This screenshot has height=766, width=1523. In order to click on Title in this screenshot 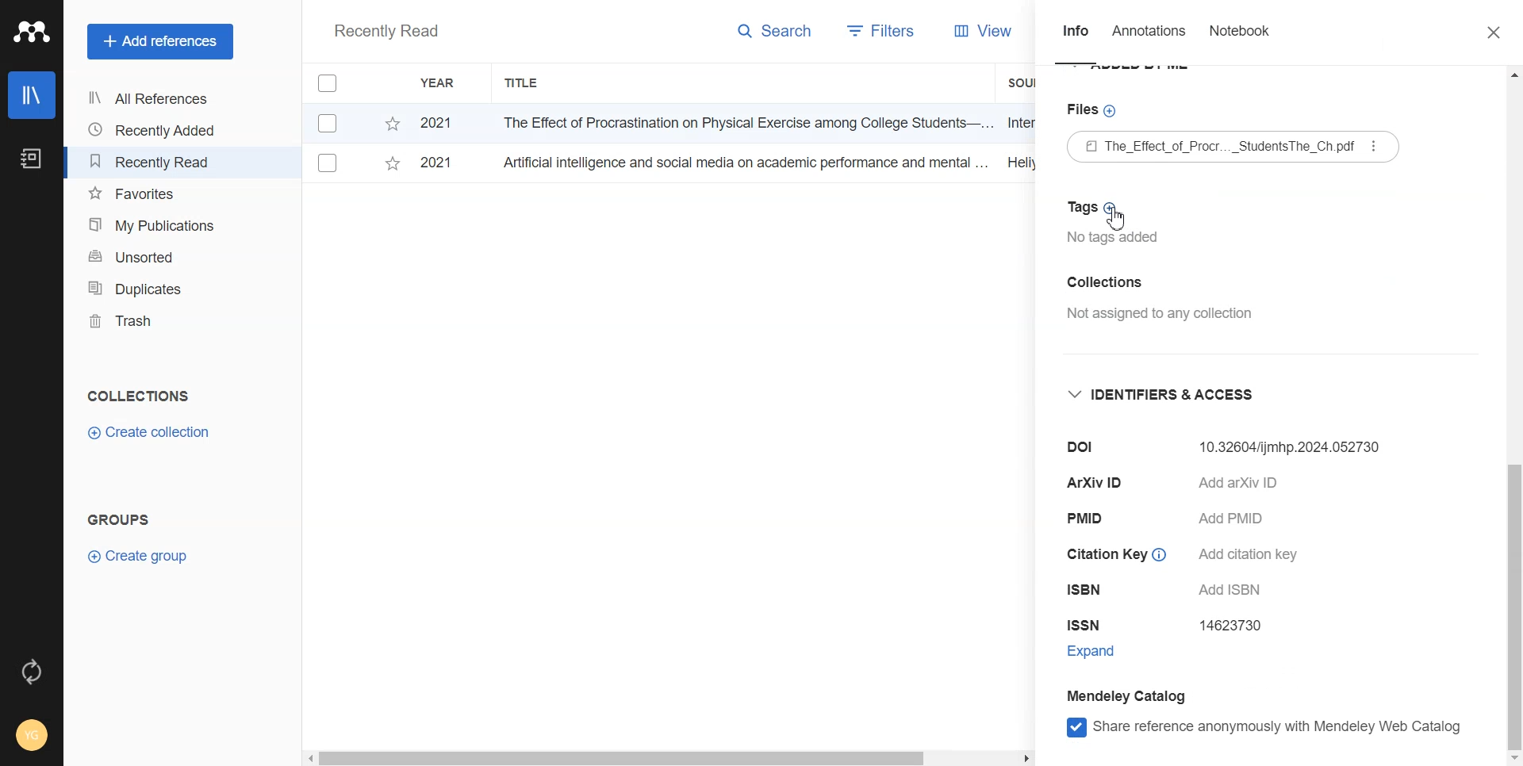, I will do `click(523, 83)`.